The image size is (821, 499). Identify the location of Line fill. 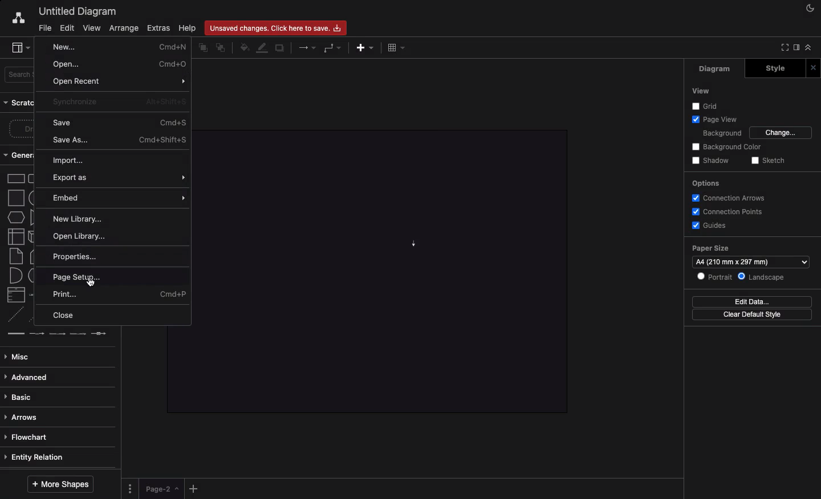
(263, 48).